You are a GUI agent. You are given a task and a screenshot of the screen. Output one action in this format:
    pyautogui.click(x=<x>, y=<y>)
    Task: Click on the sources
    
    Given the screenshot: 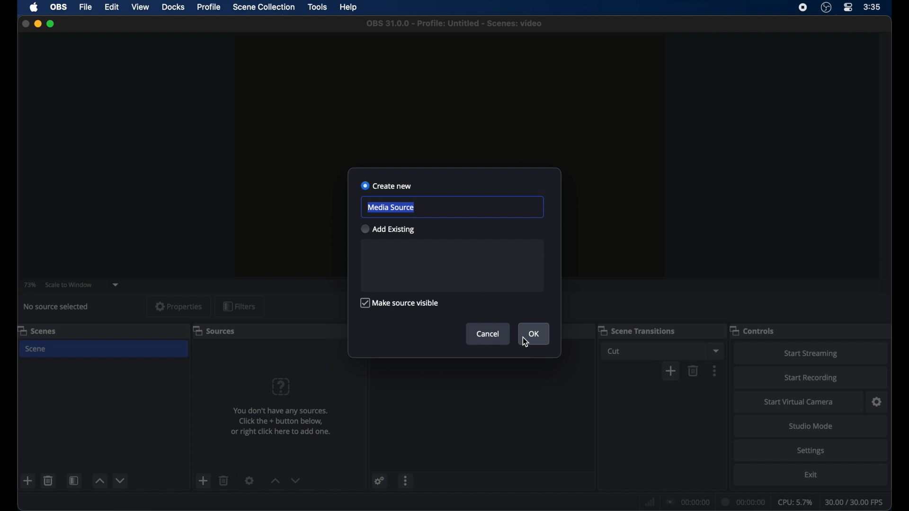 What is the action you would take?
    pyautogui.click(x=214, y=330)
    